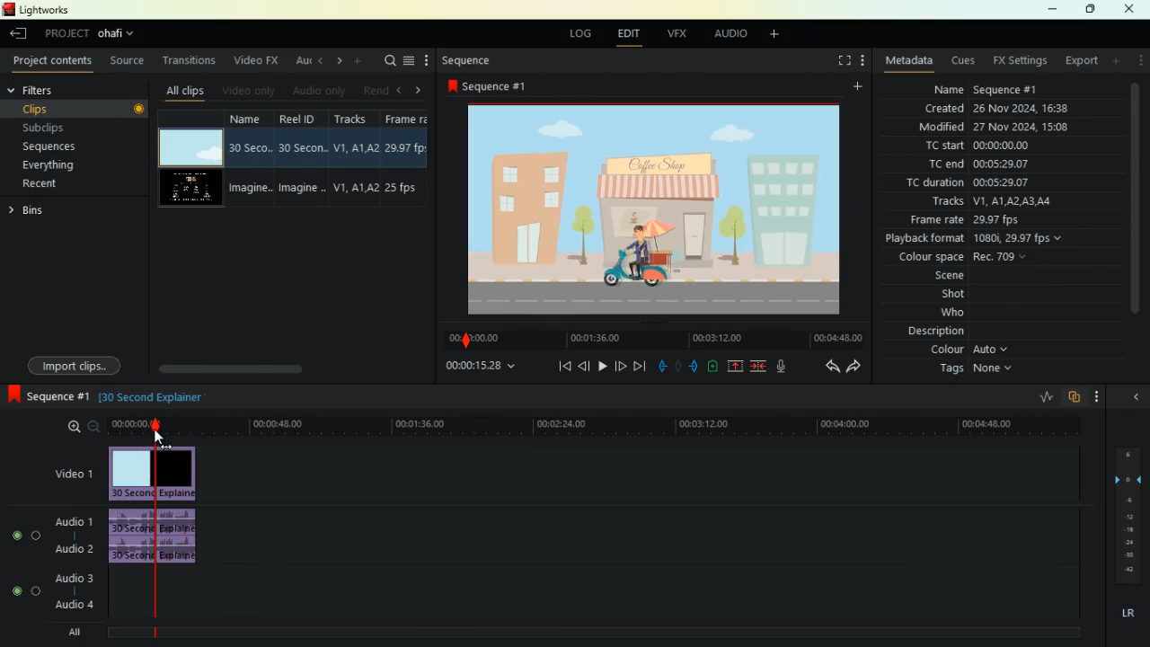 The image size is (1150, 647). What do you see at coordinates (773, 35) in the screenshot?
I see `add` at bounding box center [773, 35].